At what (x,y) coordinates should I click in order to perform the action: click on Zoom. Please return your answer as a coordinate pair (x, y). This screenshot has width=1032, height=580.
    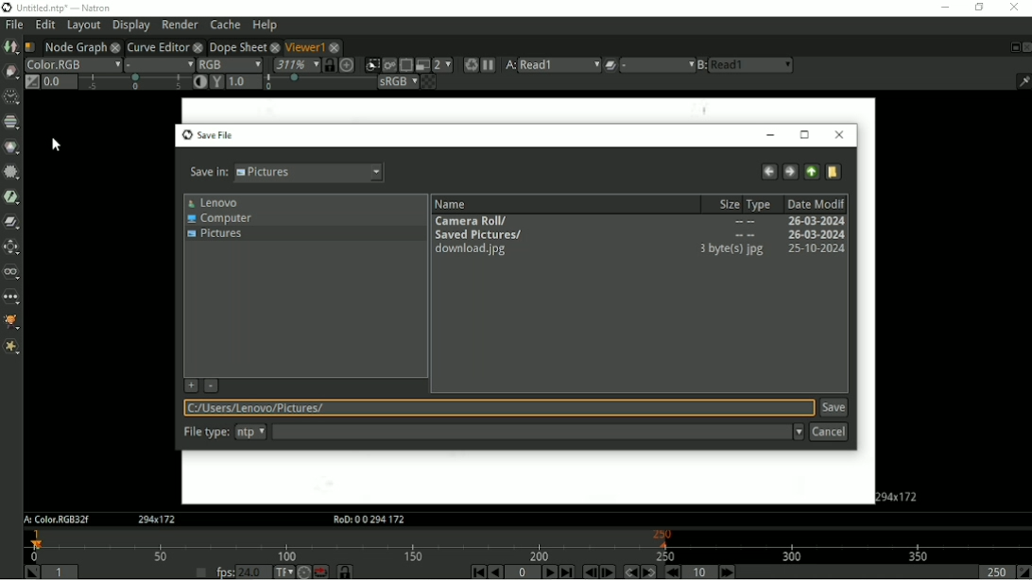
    Looking at the image, I should click on (296, 64).